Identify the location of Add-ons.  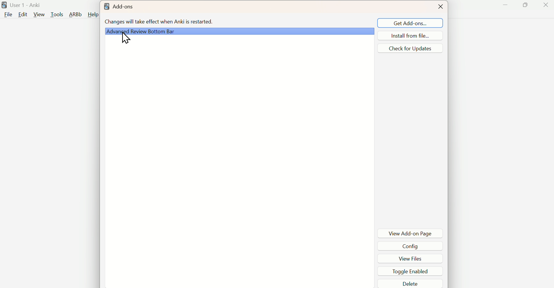
(118, 7).